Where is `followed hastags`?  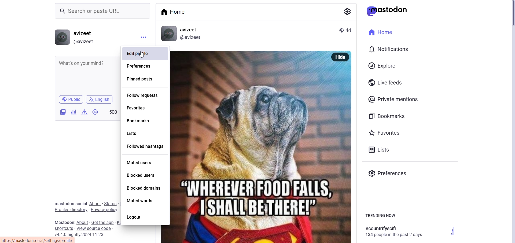
followed hastags is located at coordinates (145, 145).